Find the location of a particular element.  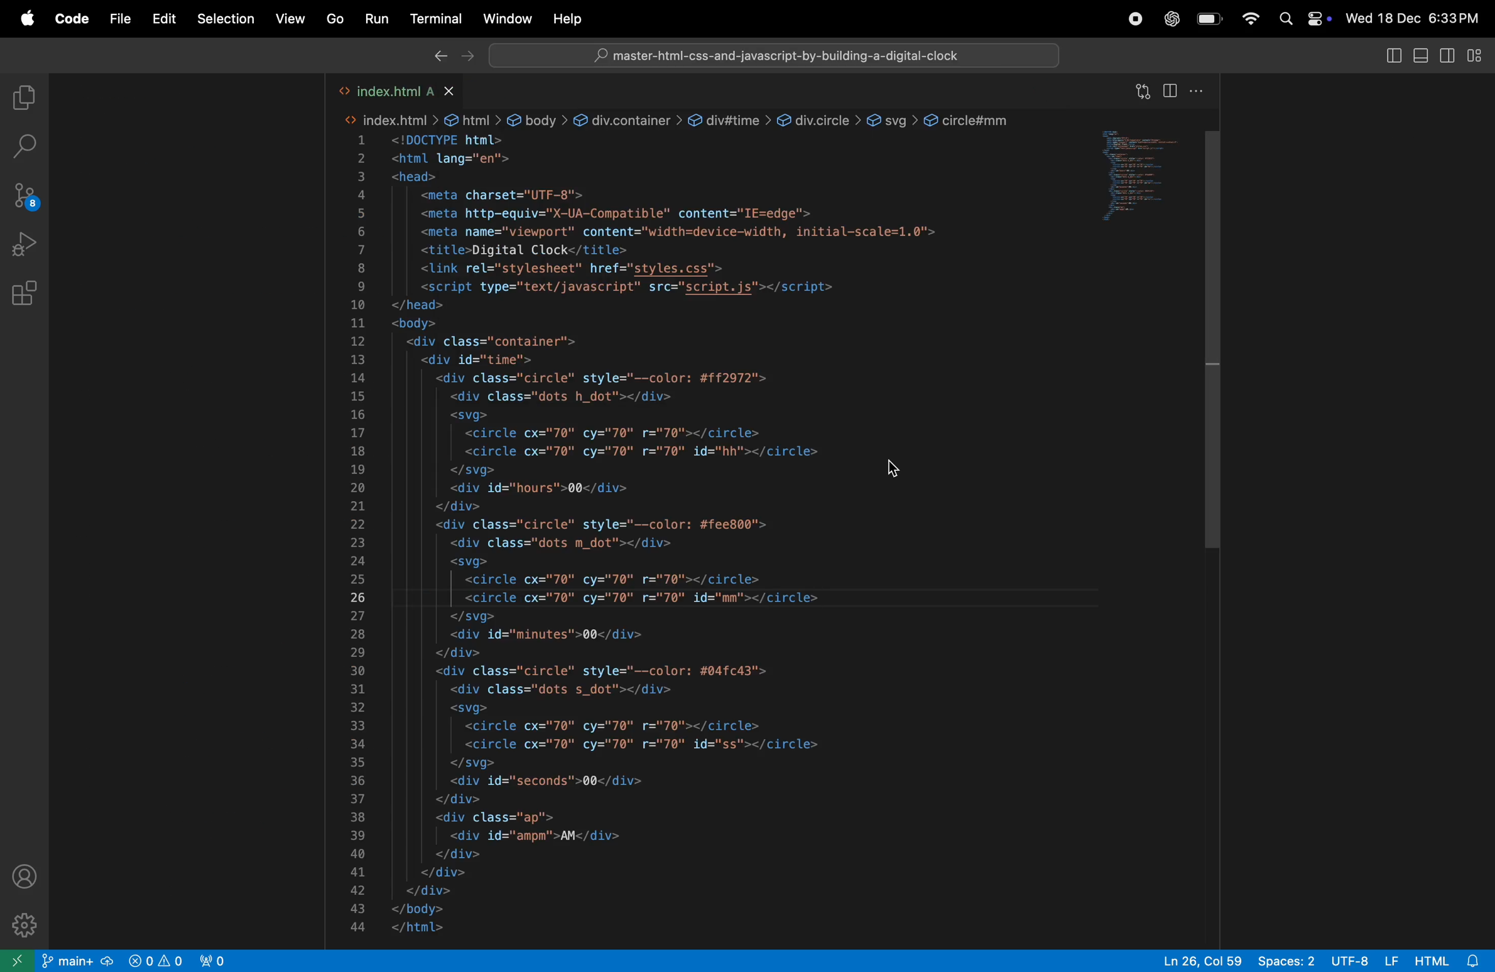

code window is located at coordinates (1136, 173).